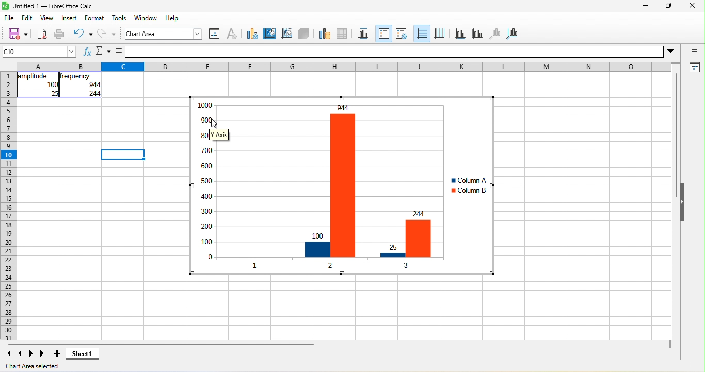  Describe the element at coordinates (694, 68) in the screenshot. I see `properties` at that location.